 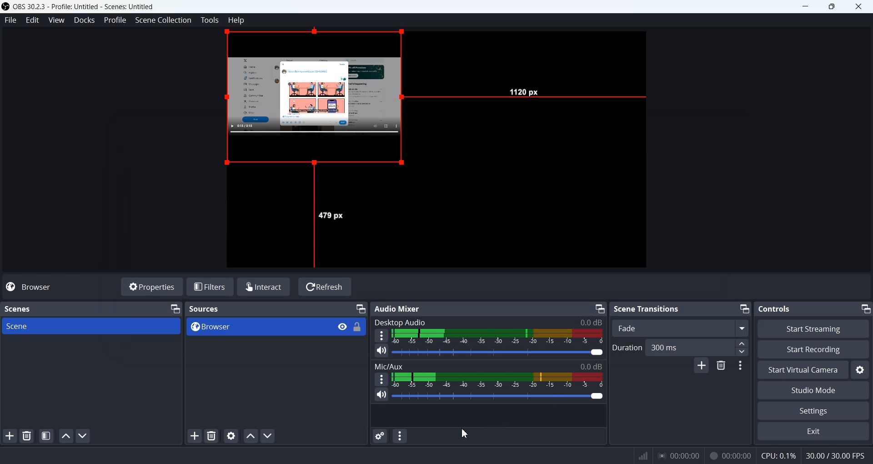 I want to click on Mute / Unmute, so click(x=381, y=395).